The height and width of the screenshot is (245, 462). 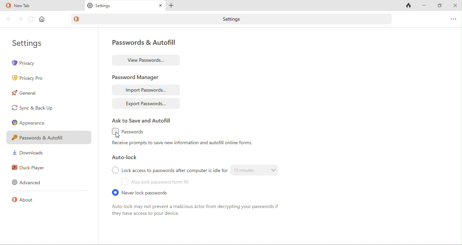 I want to click on new tab, so click(x=39, y=5).